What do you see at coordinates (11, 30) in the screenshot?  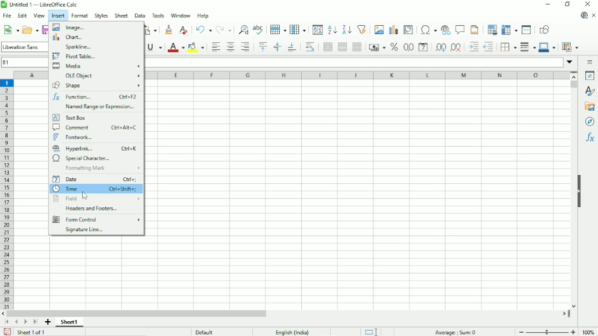 I see `New` at bounding box center [11, 30].